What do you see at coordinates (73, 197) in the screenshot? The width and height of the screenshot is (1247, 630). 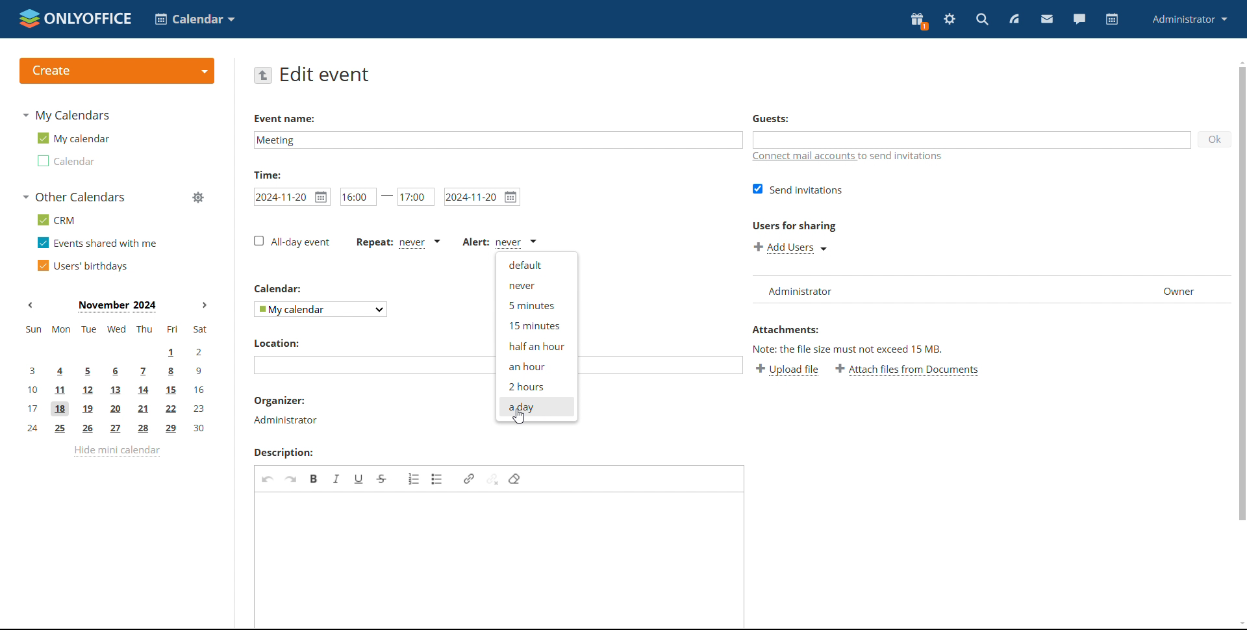 I see `other calendars` at bounding box center [73, 197].